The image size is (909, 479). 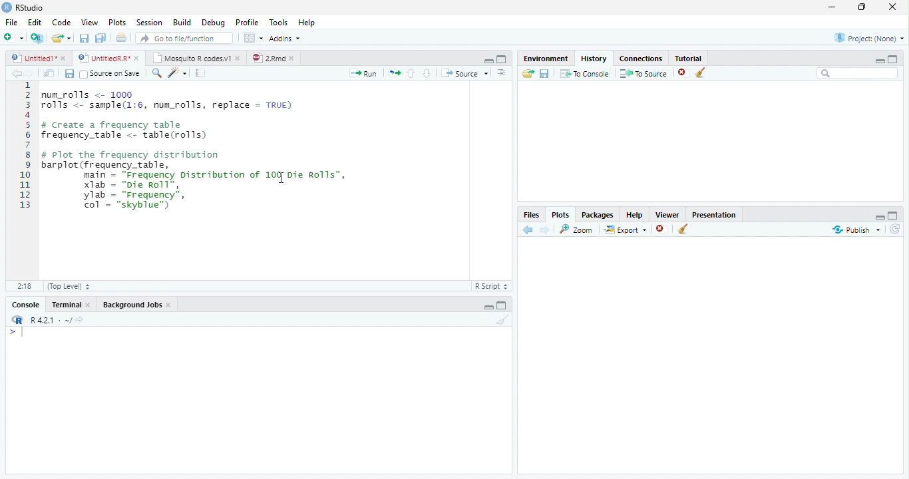 What do you see at coordinates (594, 57) in the screenshot?
I see `History` at bounding box center [594, 57].